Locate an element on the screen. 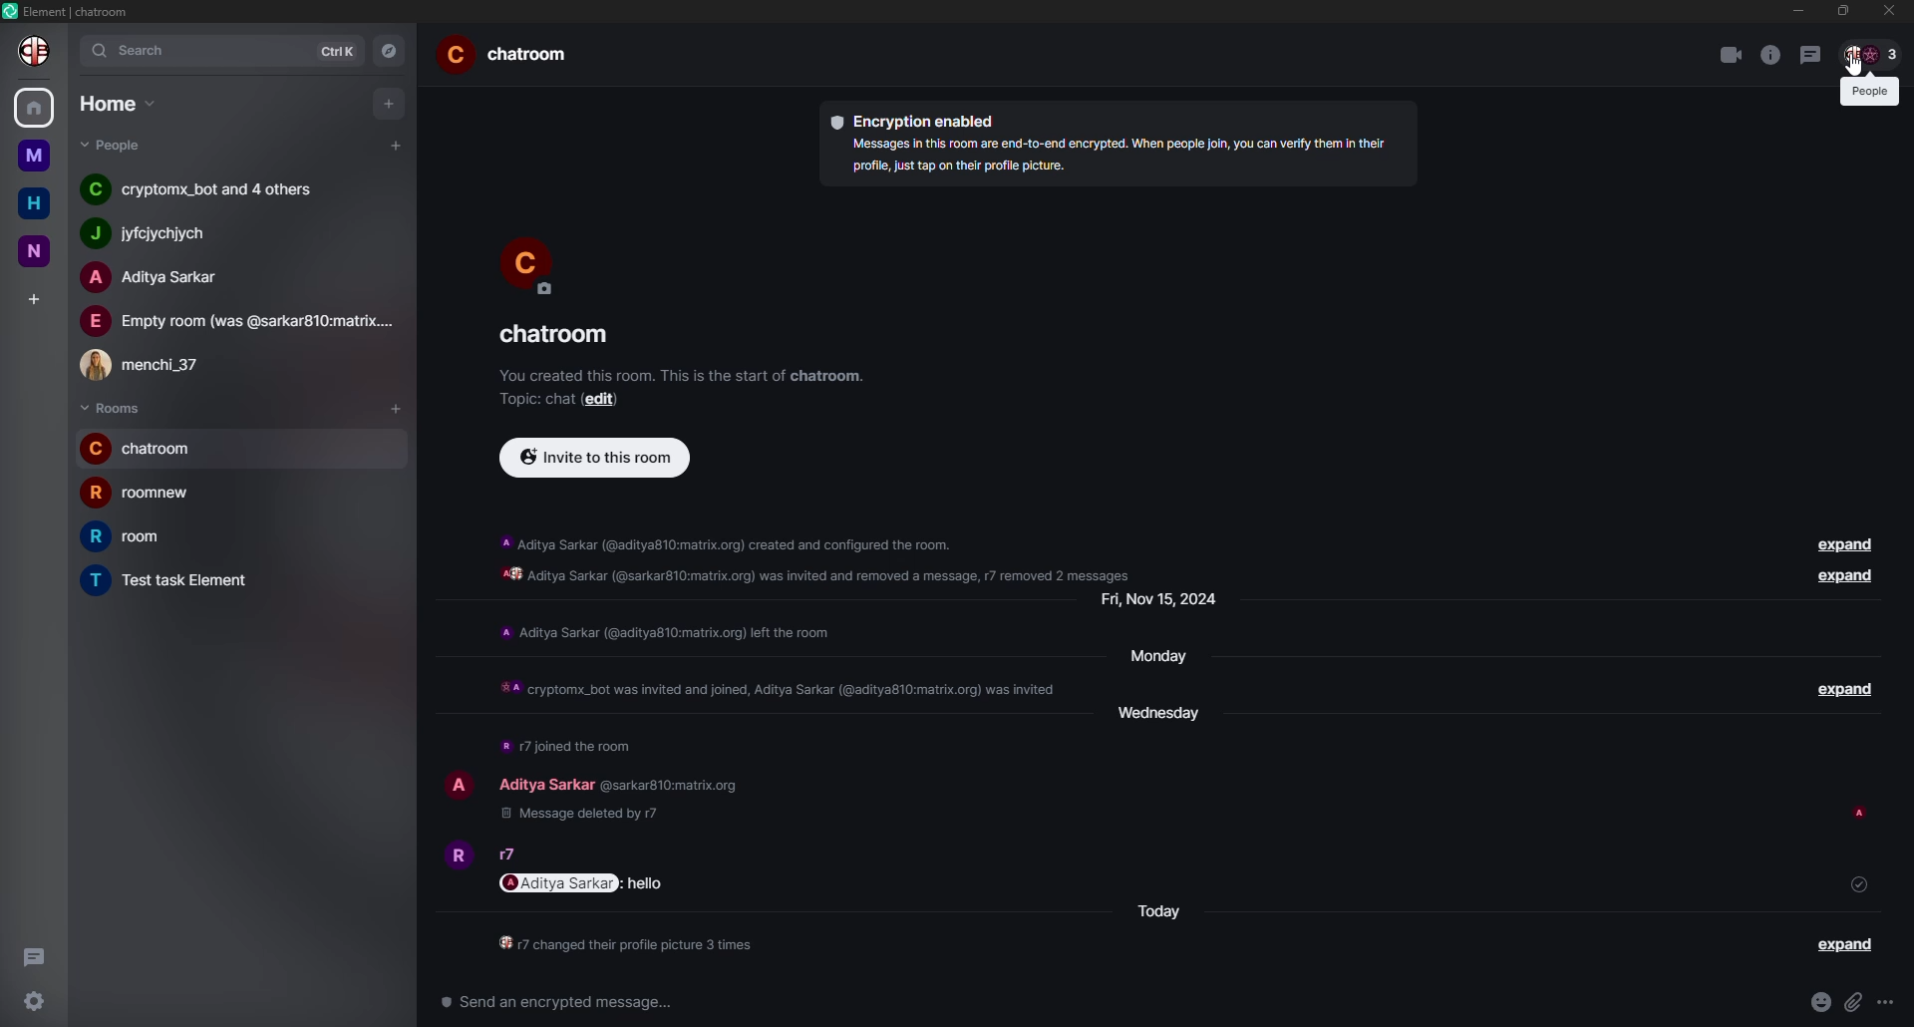  people is located at coordinates (239, 321).